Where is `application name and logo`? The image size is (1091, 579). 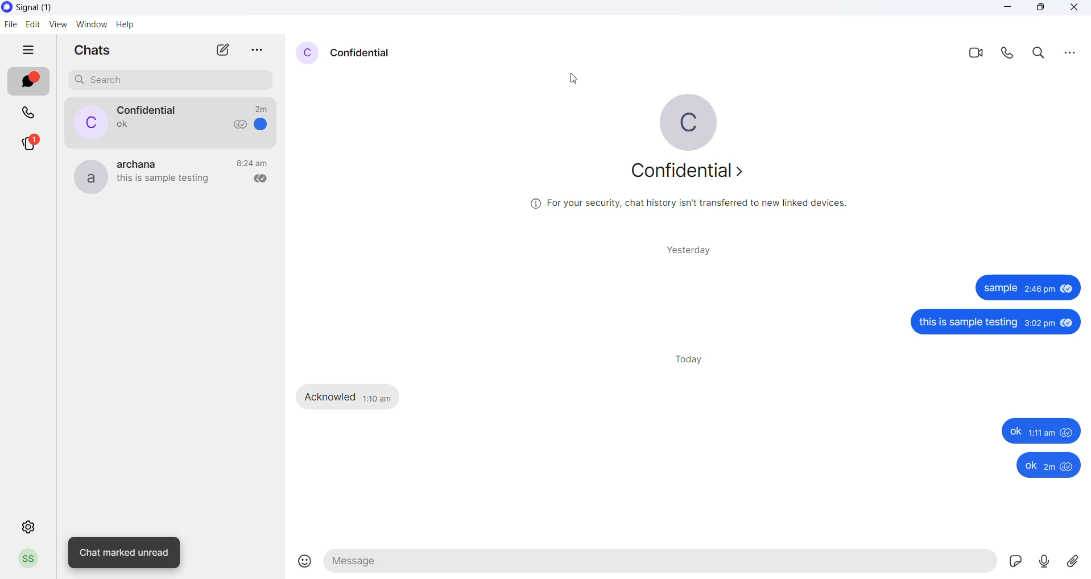 application name and logo is located at coordinates (49, 7).